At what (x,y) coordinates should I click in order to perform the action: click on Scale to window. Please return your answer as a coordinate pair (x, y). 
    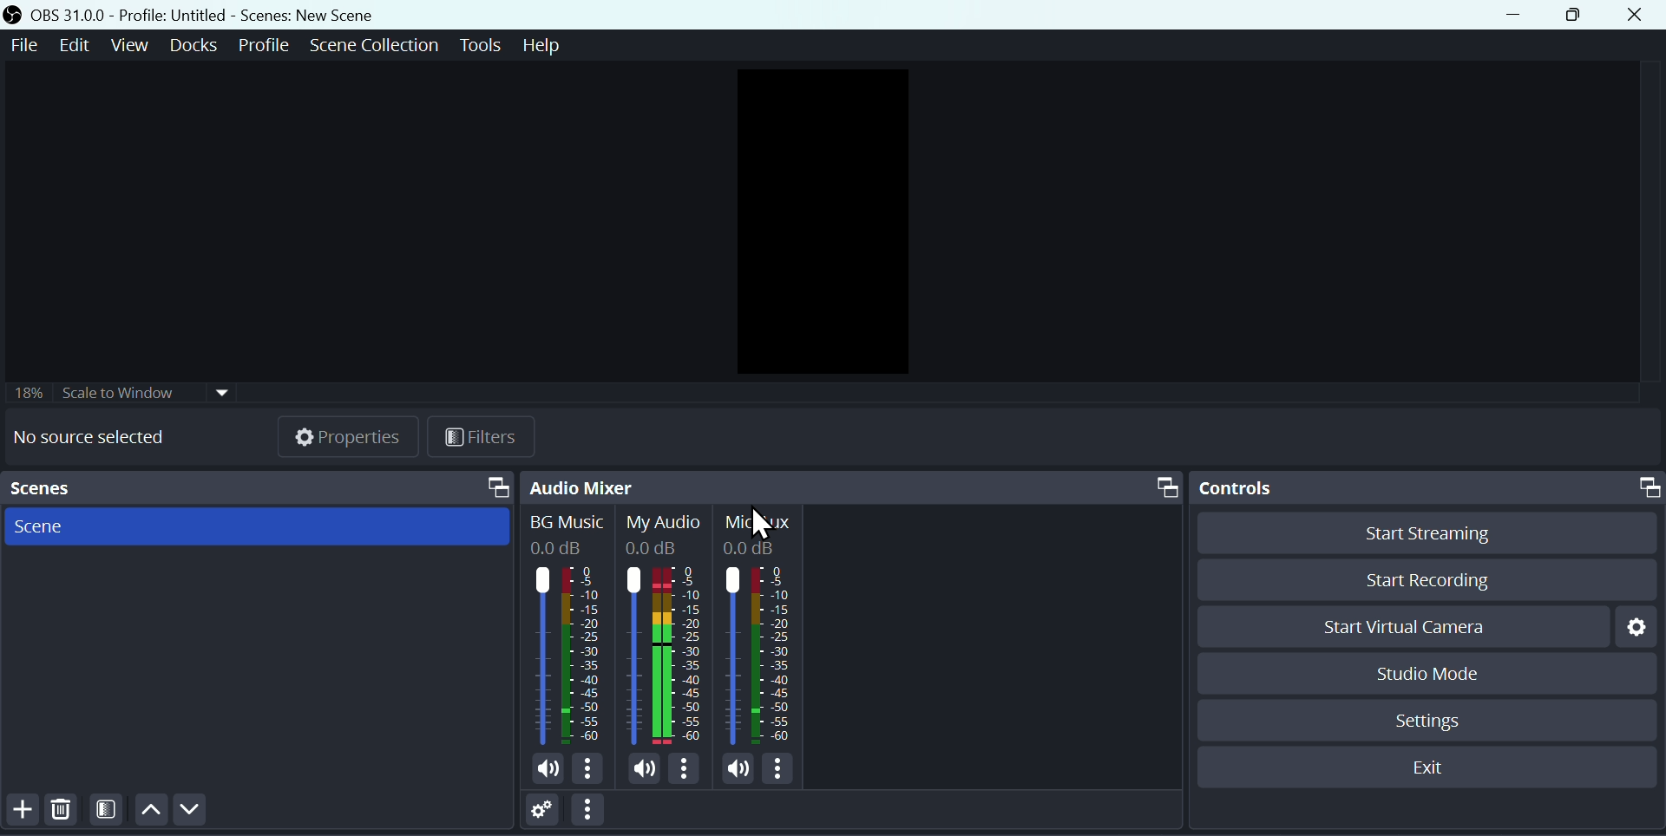
    Looking at the image, I should click on (118, 393).